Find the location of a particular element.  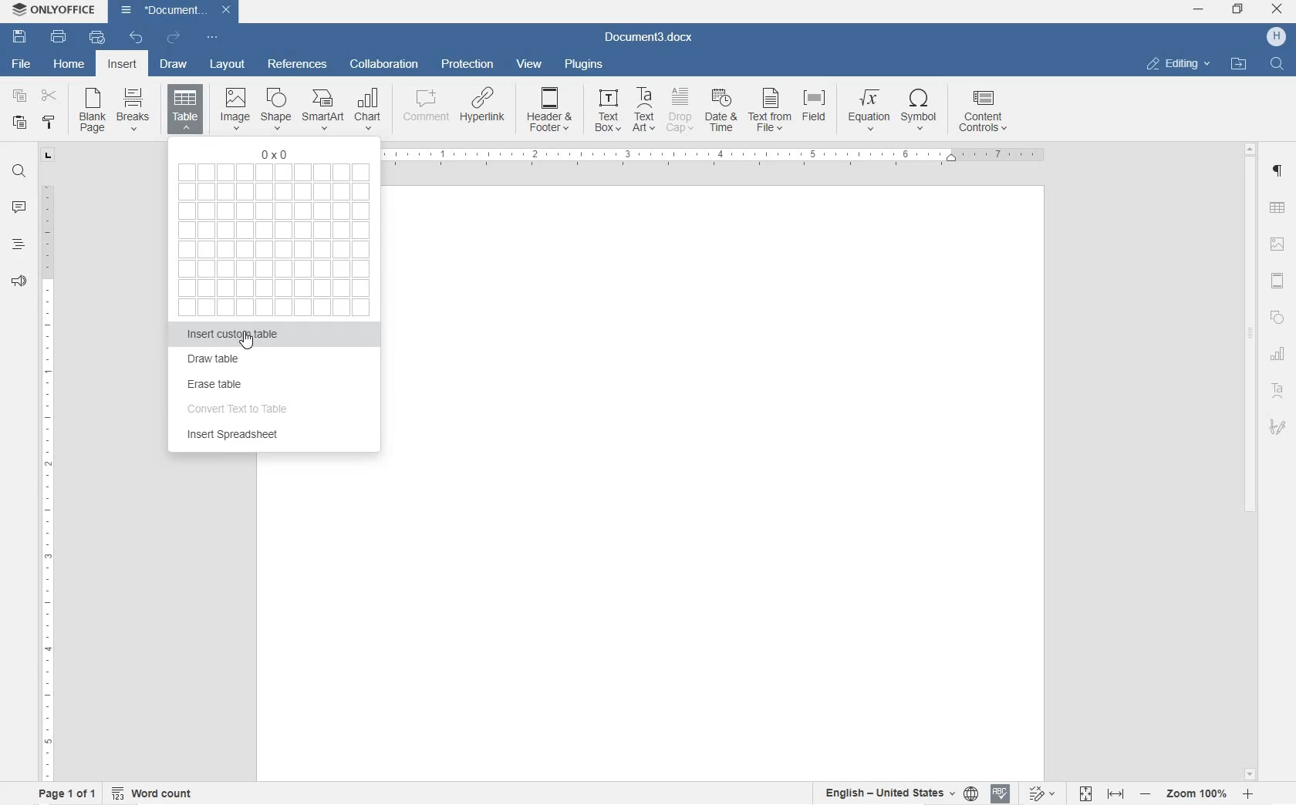

SHAPE is located at coordinates (1276, 320).